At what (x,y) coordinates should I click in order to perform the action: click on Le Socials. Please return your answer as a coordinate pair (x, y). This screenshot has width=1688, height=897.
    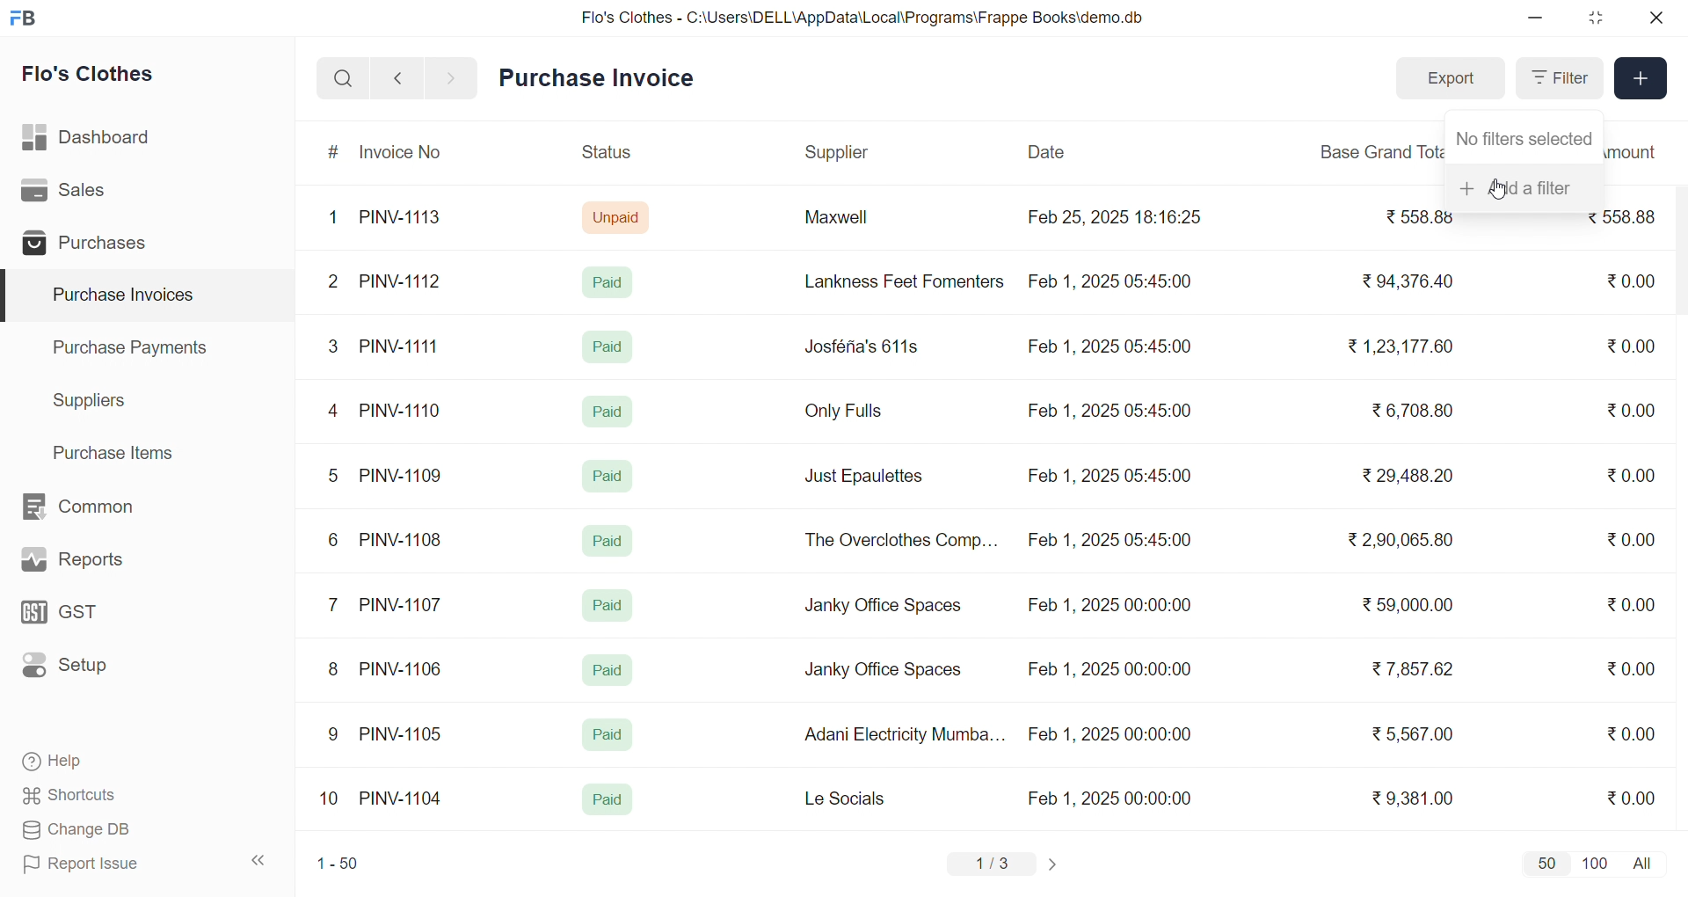
    Looking at the image, I should click on (860, 798).